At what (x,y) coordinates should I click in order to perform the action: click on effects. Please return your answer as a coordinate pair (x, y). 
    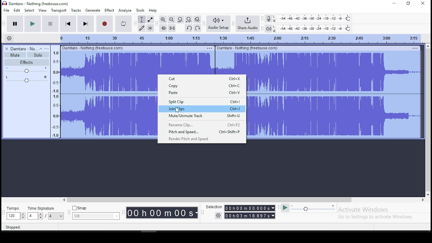
    Looking at the image, I should click on (26, 62).